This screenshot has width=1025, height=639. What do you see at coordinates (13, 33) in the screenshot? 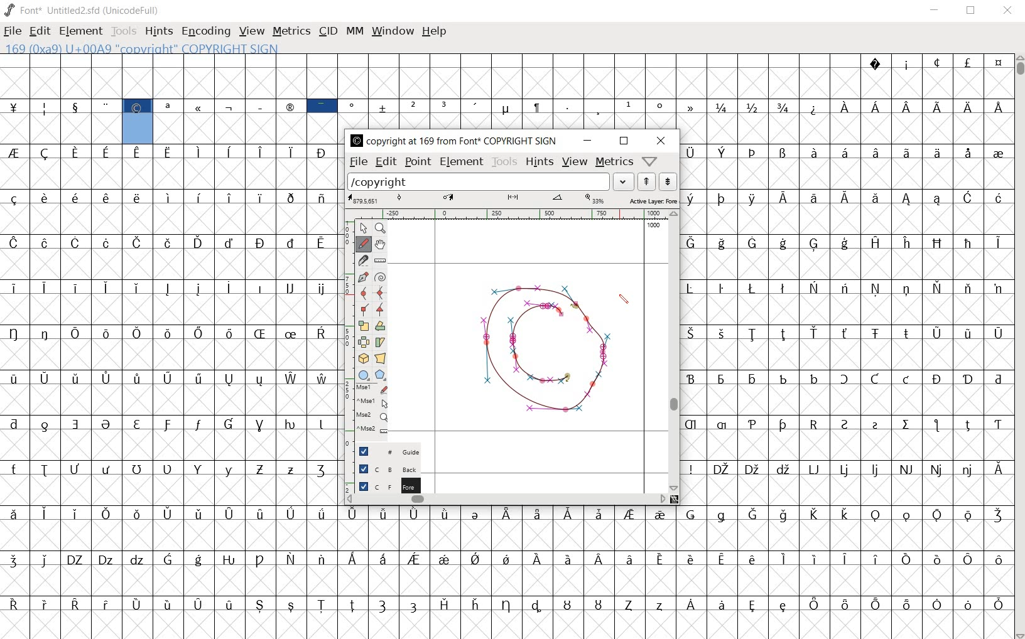
I see `file` at bounding box center [13, 33].